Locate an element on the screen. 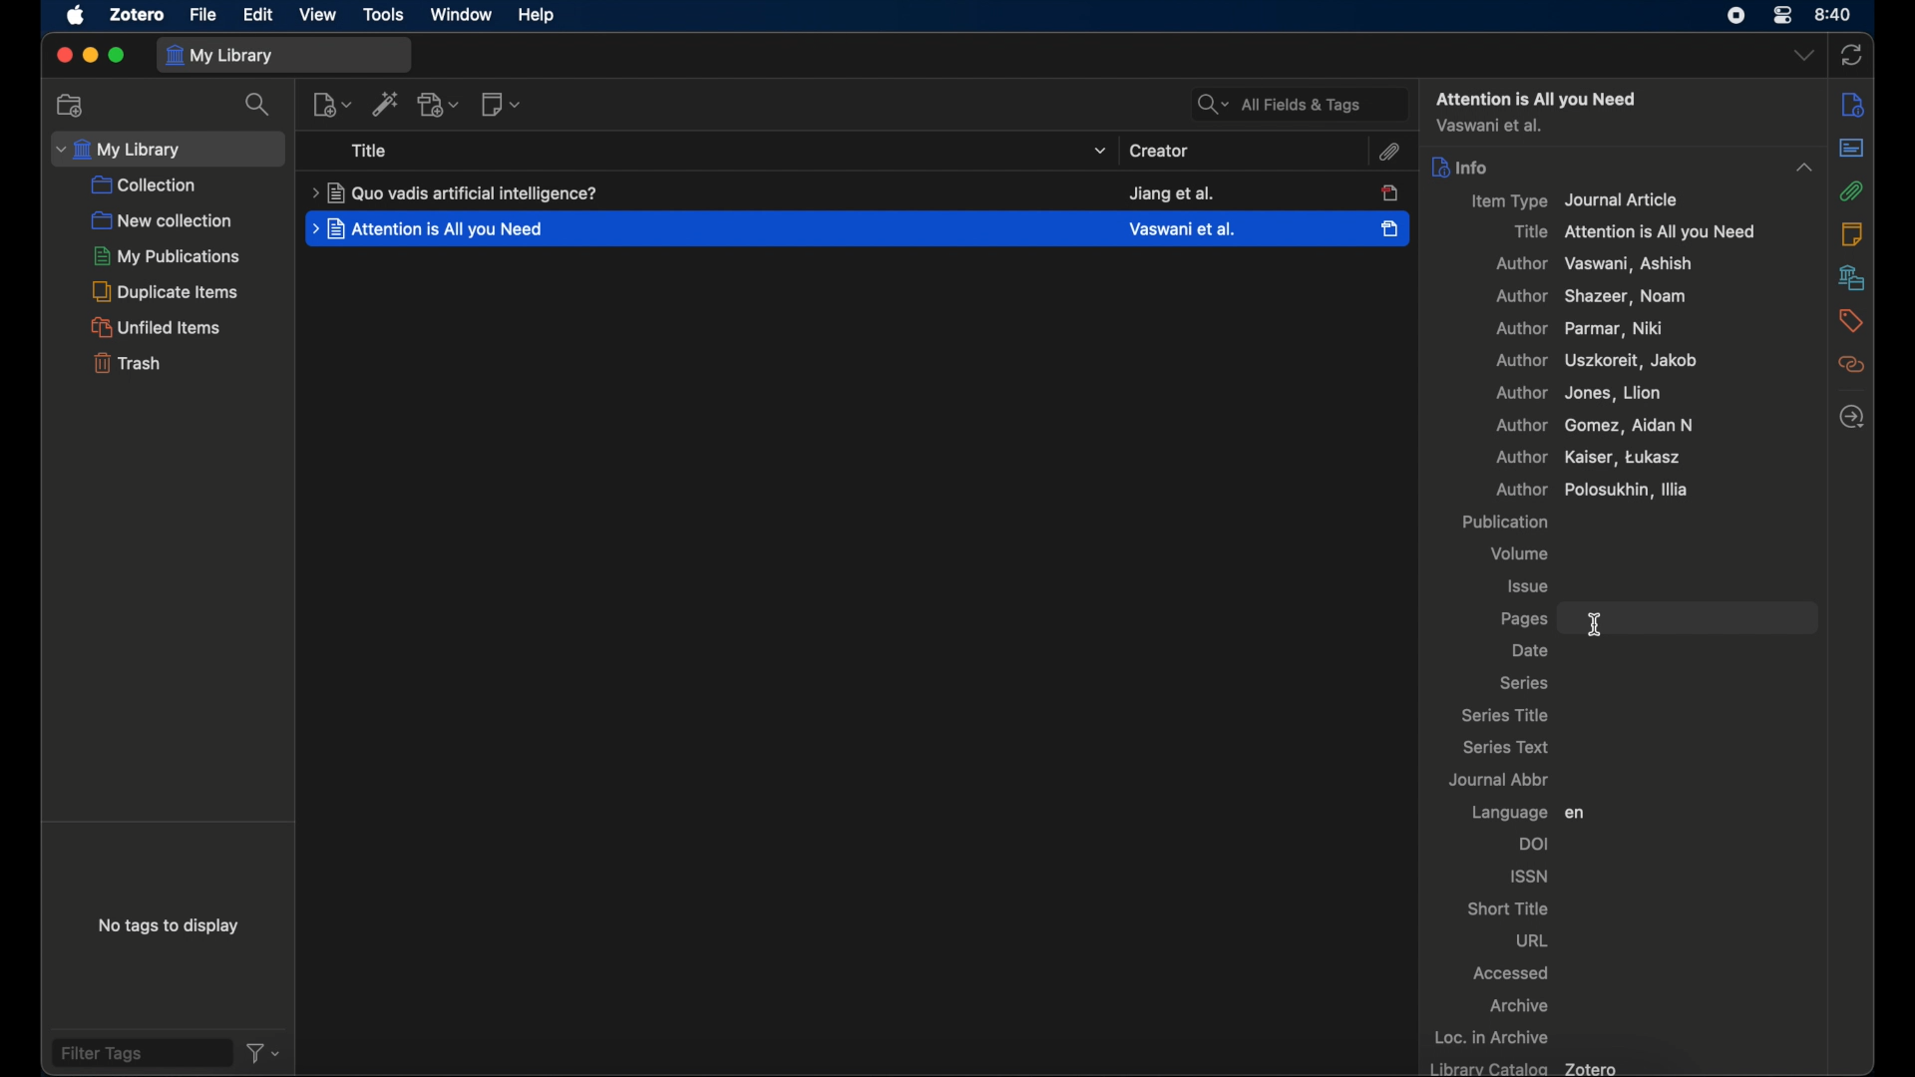  related is located at coordinates (1851, 365).